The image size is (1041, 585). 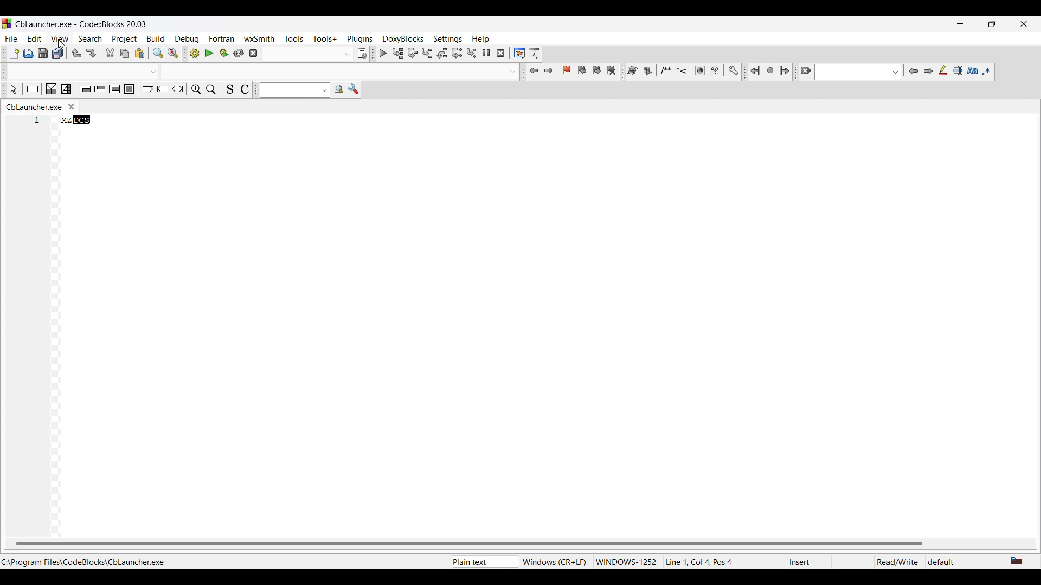 What do you see at coordinates (33, 89) in the screenshot?
I see `Instruction` at bounding box center [33, 89].